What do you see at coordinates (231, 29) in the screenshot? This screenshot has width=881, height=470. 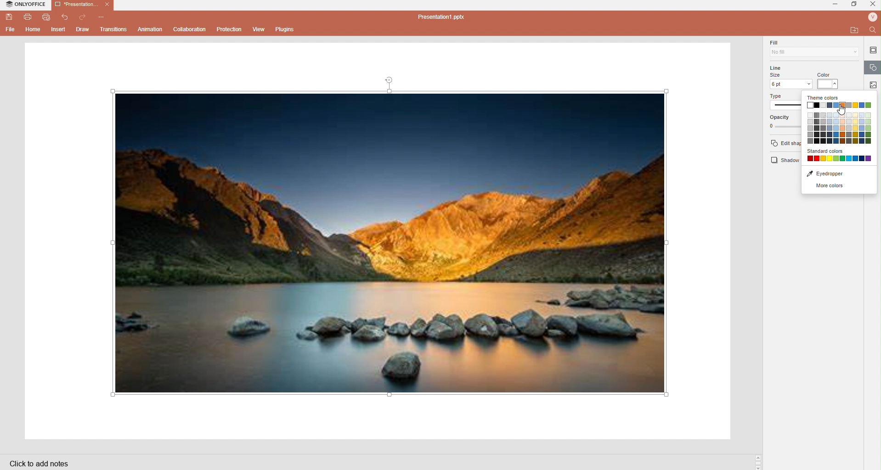 I see `Protection` at bounding box center [231, 29].